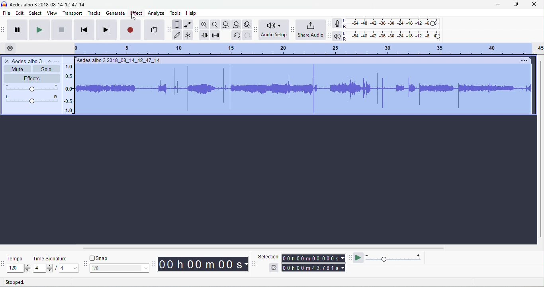  Describe the element at coordinates (396, 35) in the screenshot. I see `playback level` at that location.